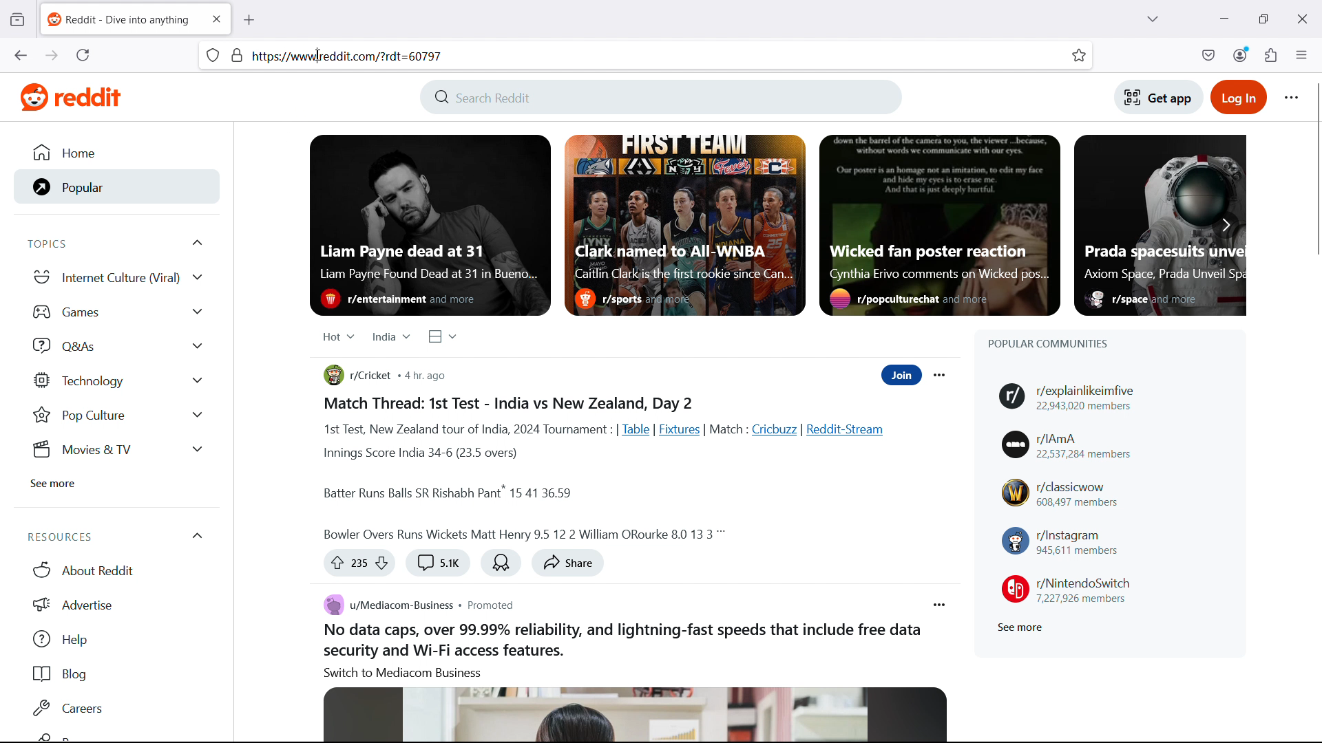  Describe the element at coordinates (1293, 98) in the screenshot. I see `Reddit options` at that location.